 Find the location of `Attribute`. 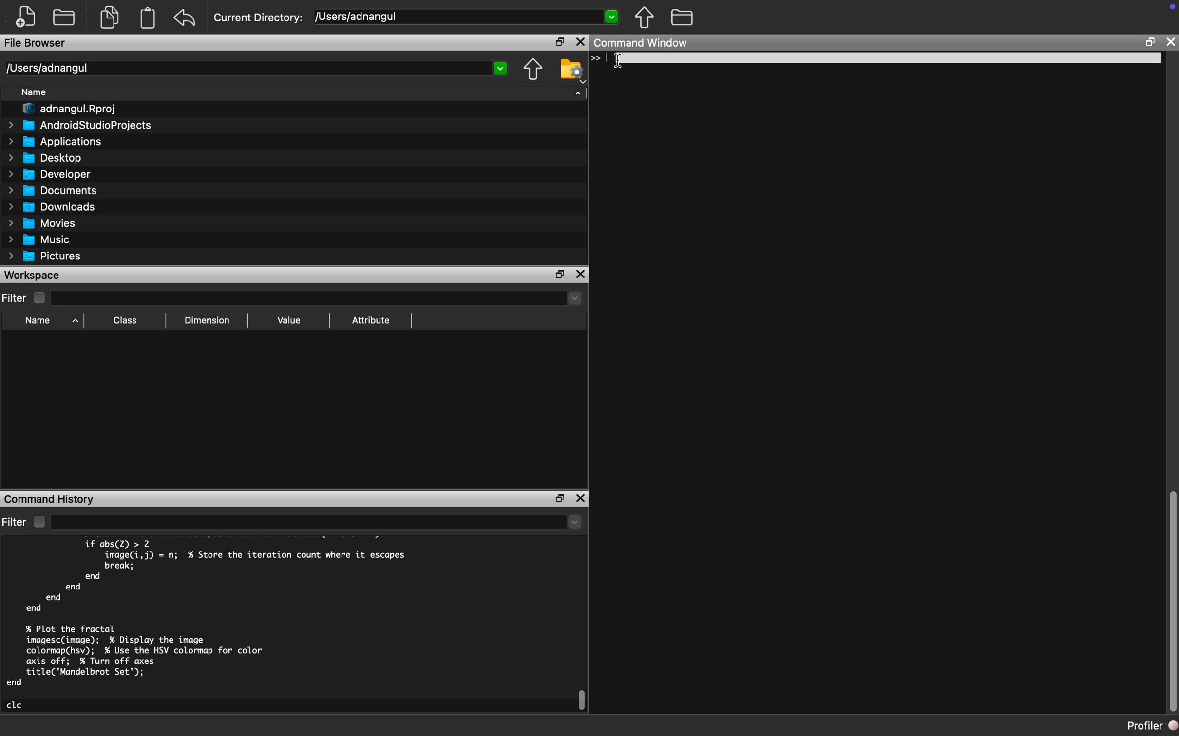

Attribute is located at coordinates (372, 320).